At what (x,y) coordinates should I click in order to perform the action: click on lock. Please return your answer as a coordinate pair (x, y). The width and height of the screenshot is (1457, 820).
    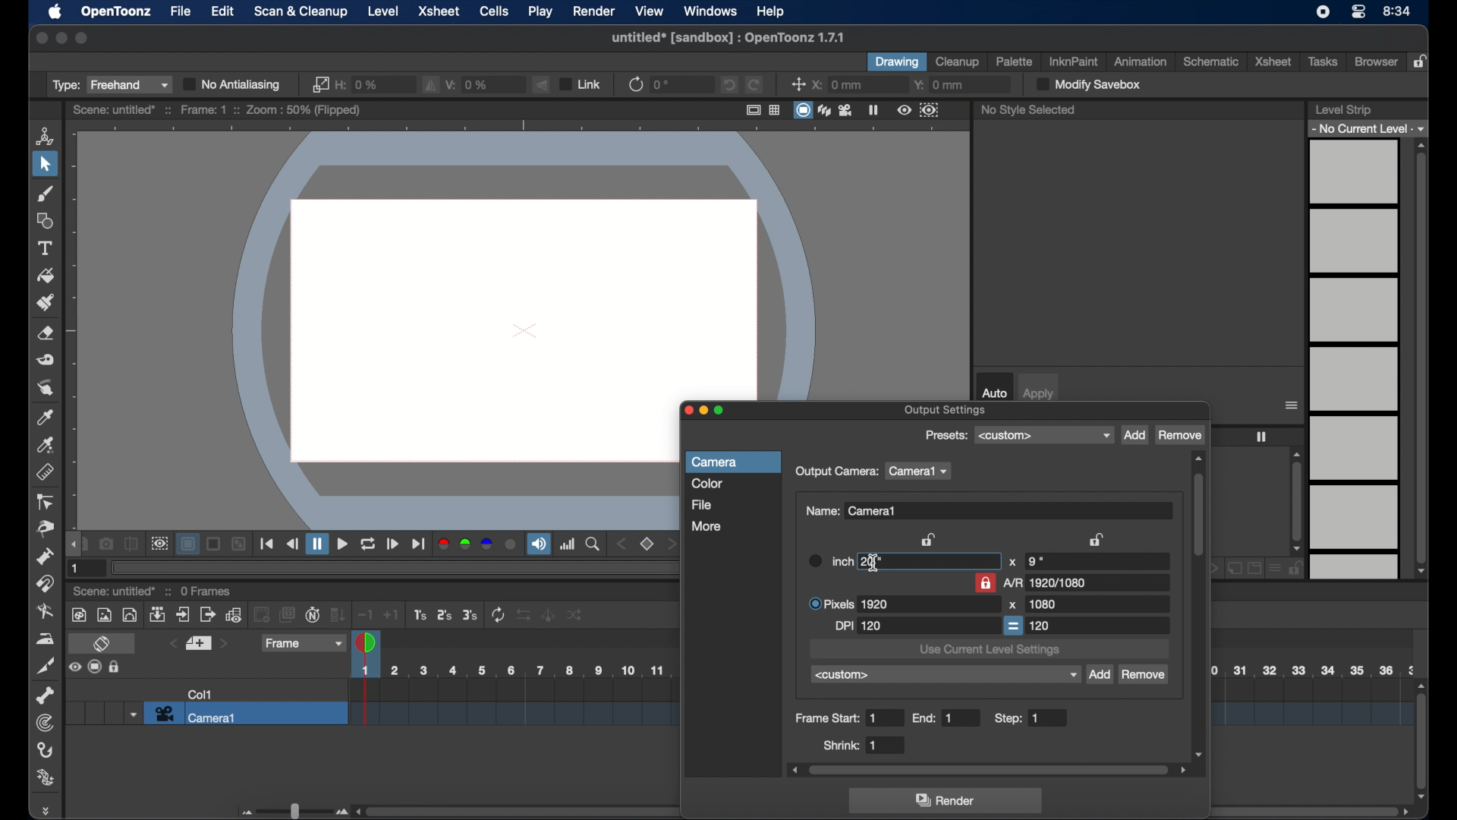
    Looking at the image, I should click on (1422, 62).